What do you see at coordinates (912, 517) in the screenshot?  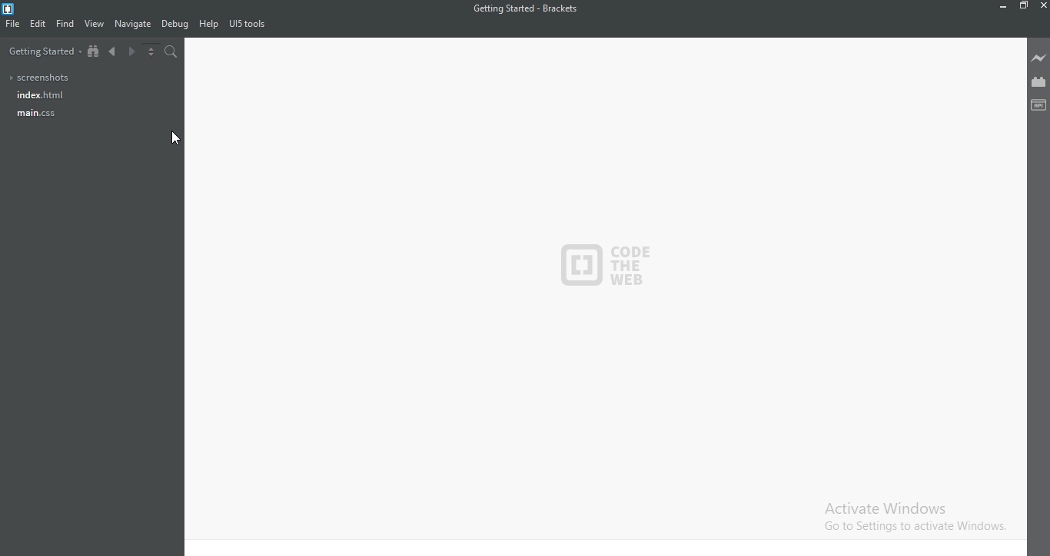 I see `Activate Windows
Go to Settings to activate Windows.` at bounding box center [912, 517].